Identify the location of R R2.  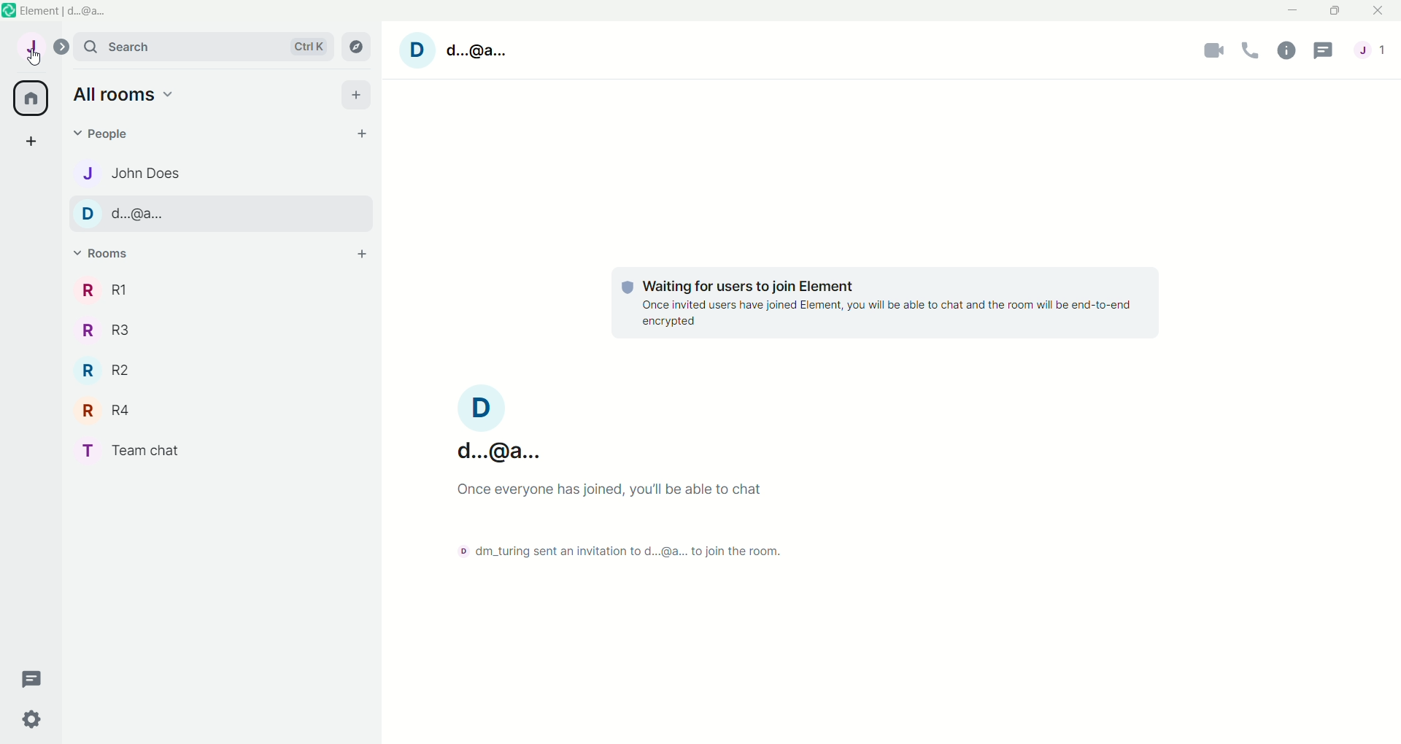
(107, 371).